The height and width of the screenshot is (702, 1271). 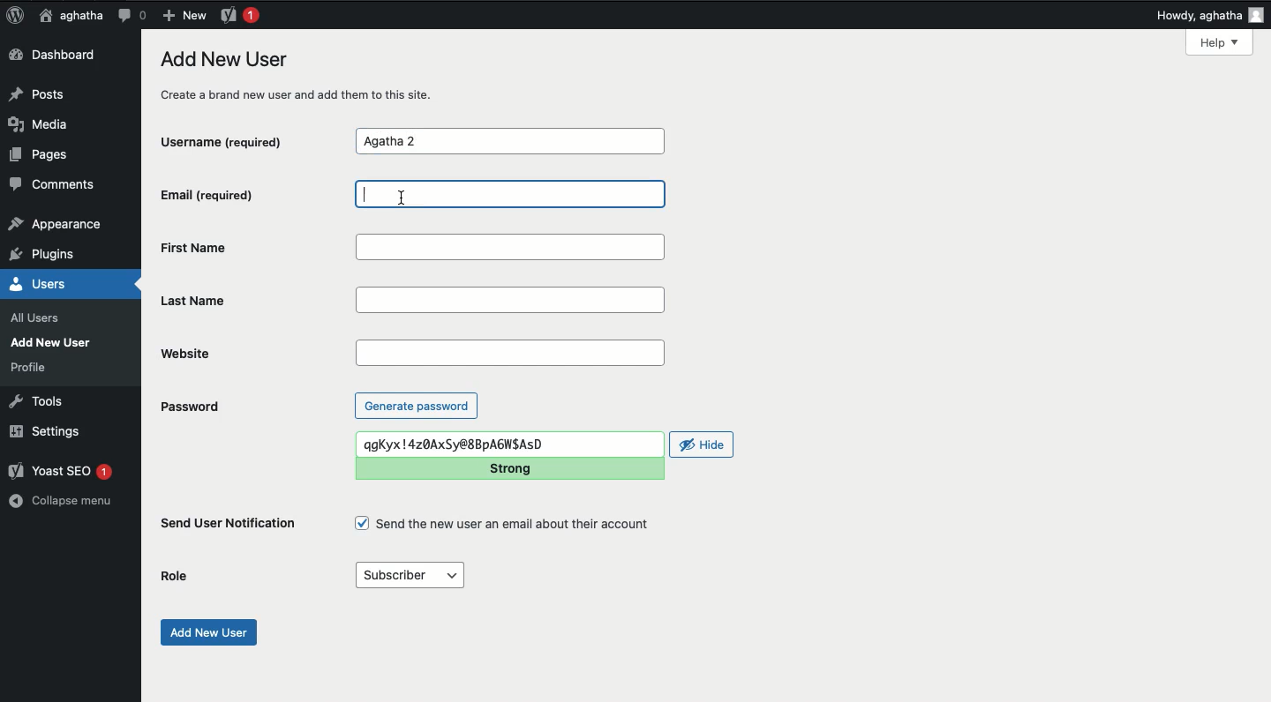 I want to click on Generate password, so click(x=417, y=405).